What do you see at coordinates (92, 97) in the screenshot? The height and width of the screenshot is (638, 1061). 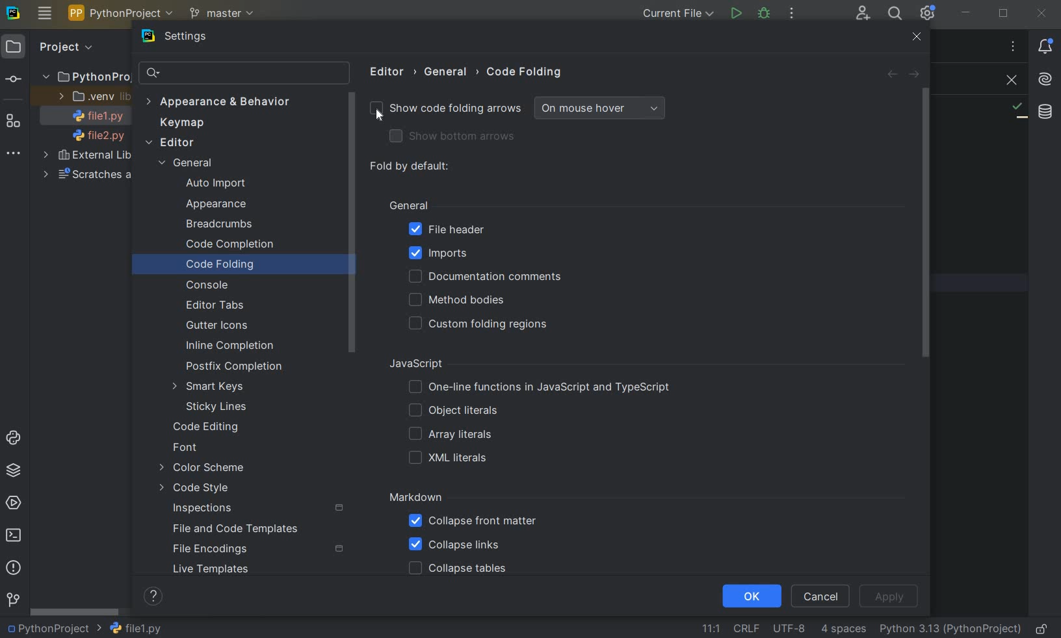 I see `.VENV` at bounding box center [92, 97].